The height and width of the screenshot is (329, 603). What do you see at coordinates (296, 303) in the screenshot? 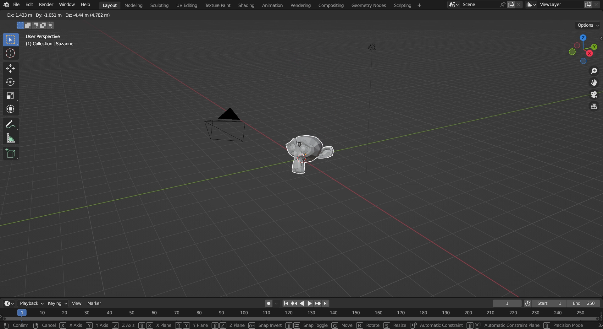
I see `previous` at bounding box center [296, 303].